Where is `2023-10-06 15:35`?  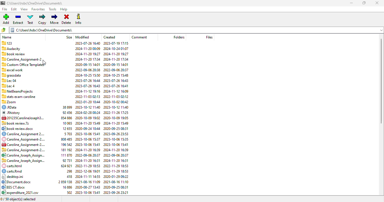
2023-10-06 15:35 is located at coordinates (117, 139).